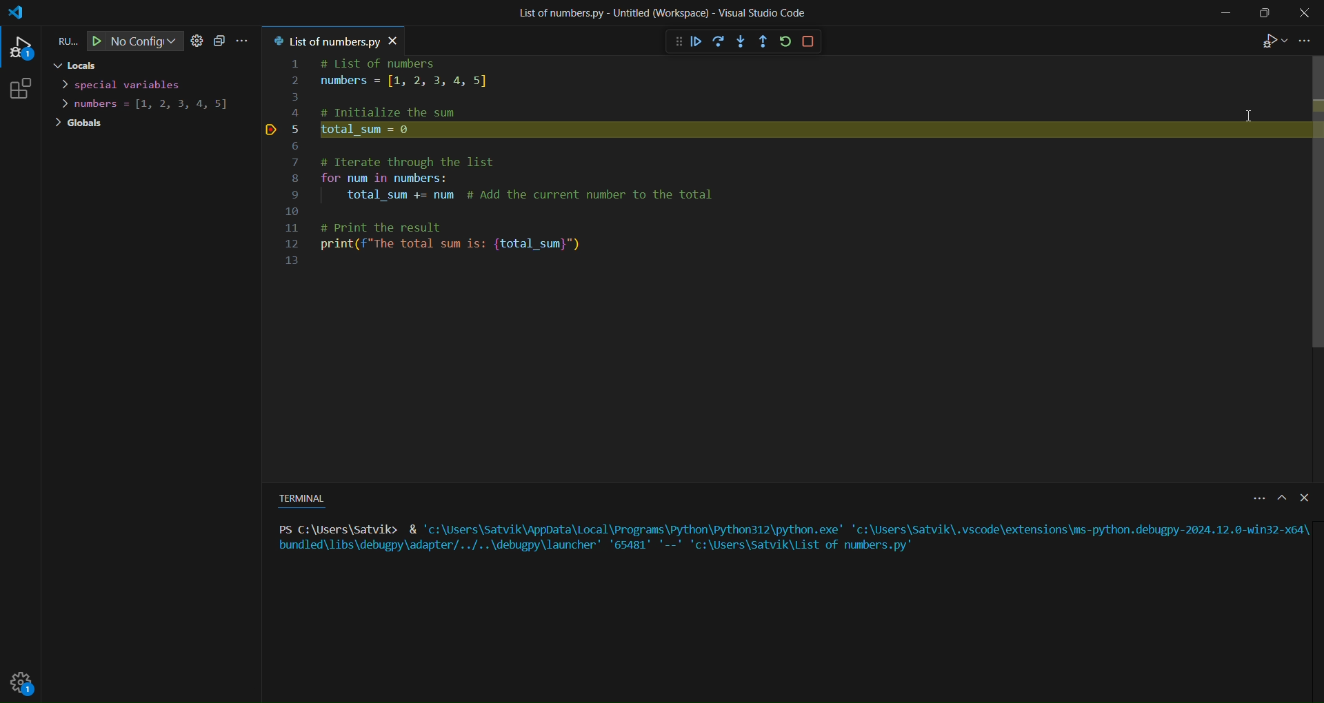 The image size is (1324, 703). Describe the element at coordinates (27, 88) in the screenshot. I see `Extensions` at that location.